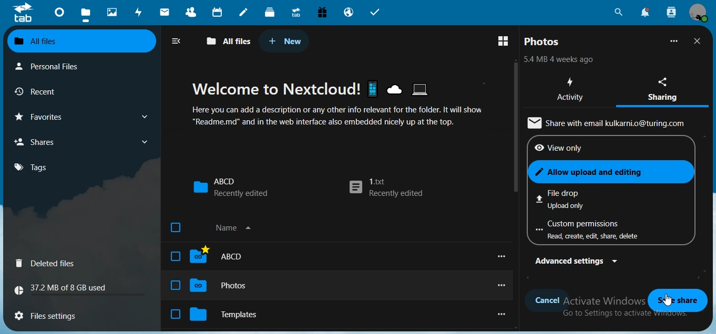 The height and width of the screenshot is (334, 716). What do you see at coordinates (609, 171) in the screenshot?
I see `allow upload and editing` at bounding box center [609, 171].